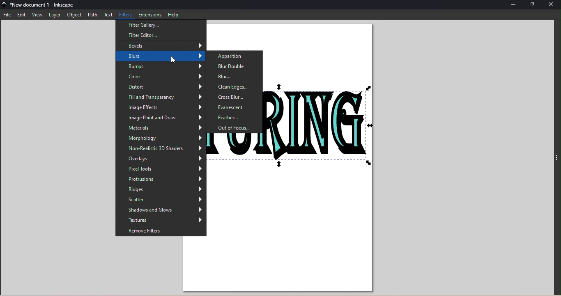  Describe the element at coordinates (235, 77) in the screenshot. I see `Blur...` at that location.